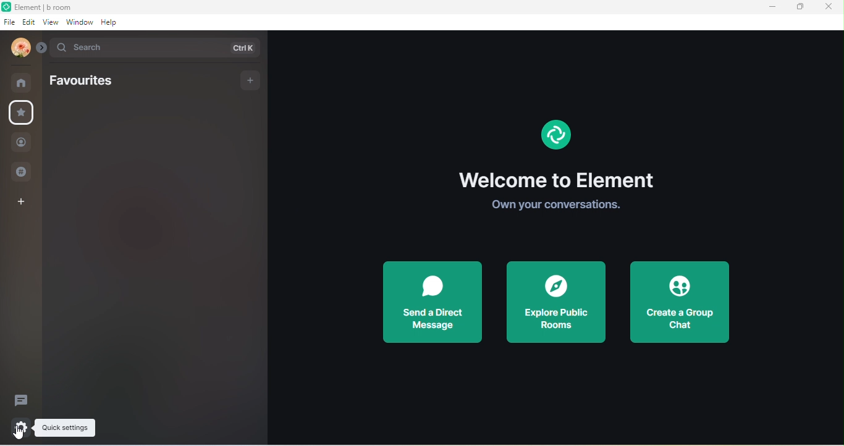 The width and height of the screenshot is (844, 446). I want to click on view, so click(53, 23).